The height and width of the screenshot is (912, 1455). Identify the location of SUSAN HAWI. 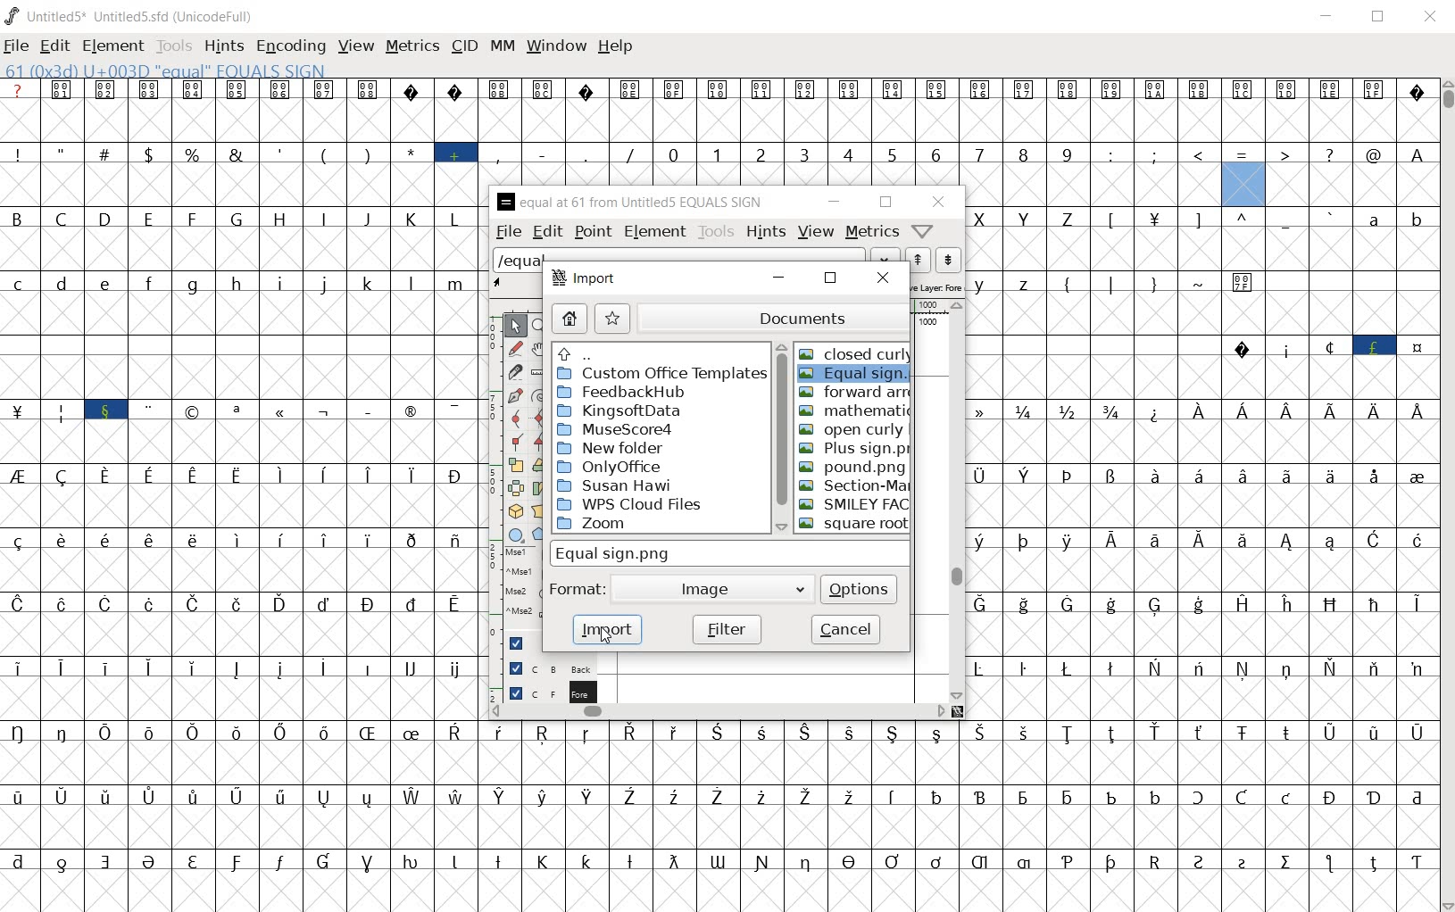
(620, 486).